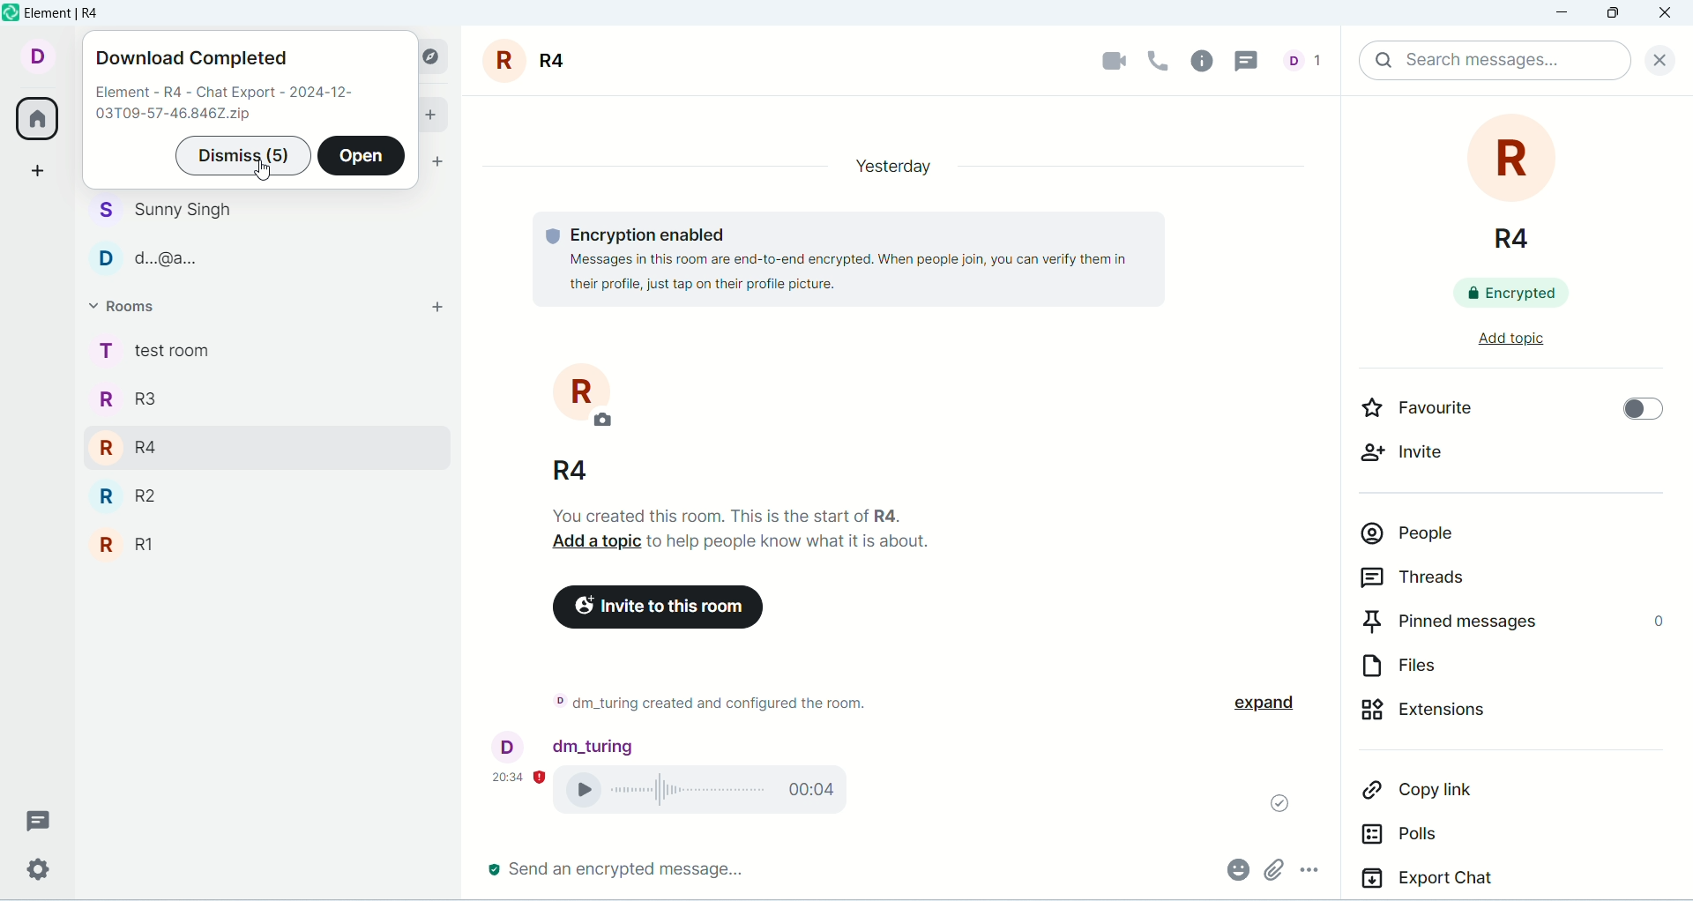 The height and width of the screenshot is (901, 1693). What do you see at coordinates (1457, 841) in the screenshot?
I see `polls` at bounding box center [1457, 841].